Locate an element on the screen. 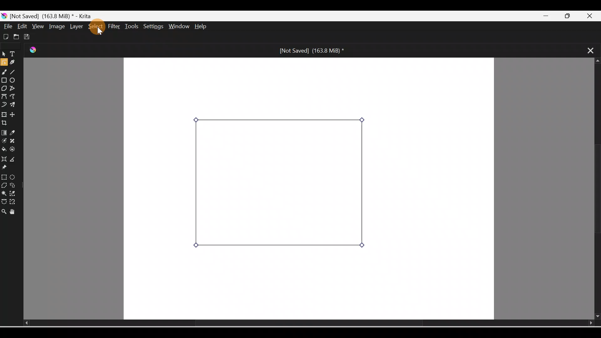 The height and width of the screenshot is (338, 601). Scroll bar is located at coordinates (299, 323).